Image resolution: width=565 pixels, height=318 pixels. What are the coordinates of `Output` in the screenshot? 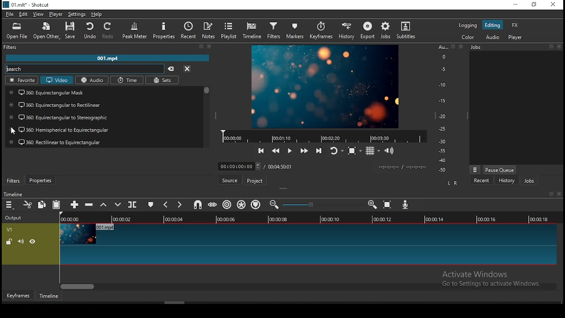 It's located at (16, 218).